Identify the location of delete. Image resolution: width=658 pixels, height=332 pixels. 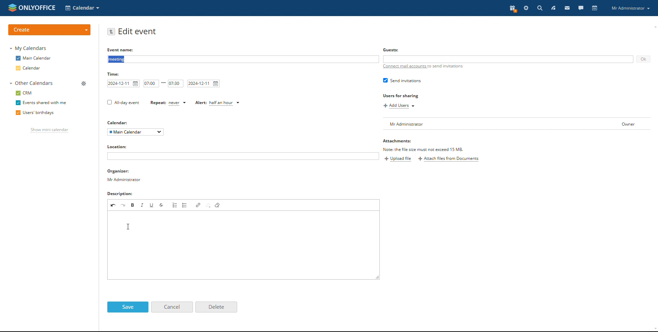
(216, 307).